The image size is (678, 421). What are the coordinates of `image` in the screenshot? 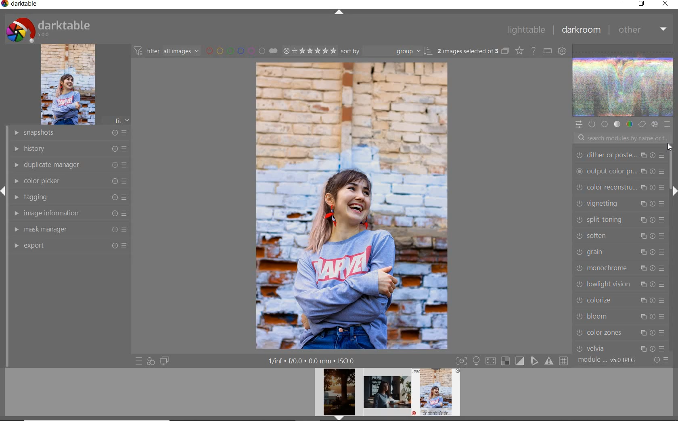 It's located at (68, 84).